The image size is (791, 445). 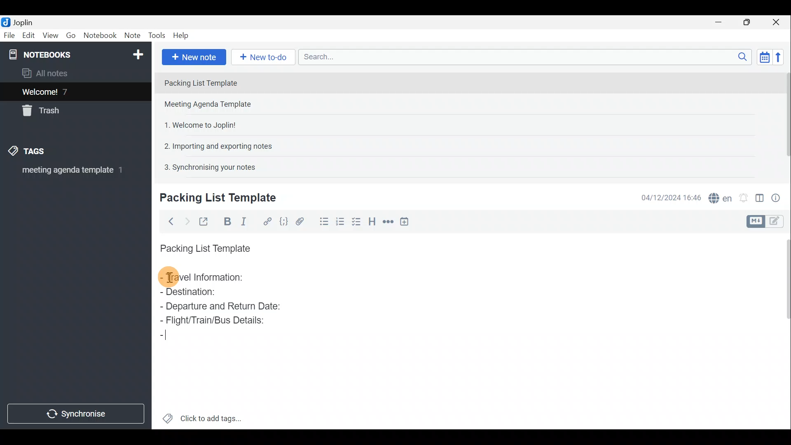 What do you see at coordinates (44, 112) in the screenshot?
I see `Trash` at bounding box center [44, 112].